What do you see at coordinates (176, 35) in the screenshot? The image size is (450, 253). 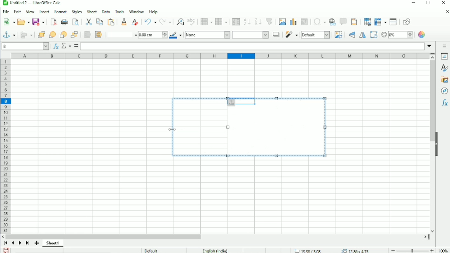 I see `Line color` at bounding box center [176, 35].